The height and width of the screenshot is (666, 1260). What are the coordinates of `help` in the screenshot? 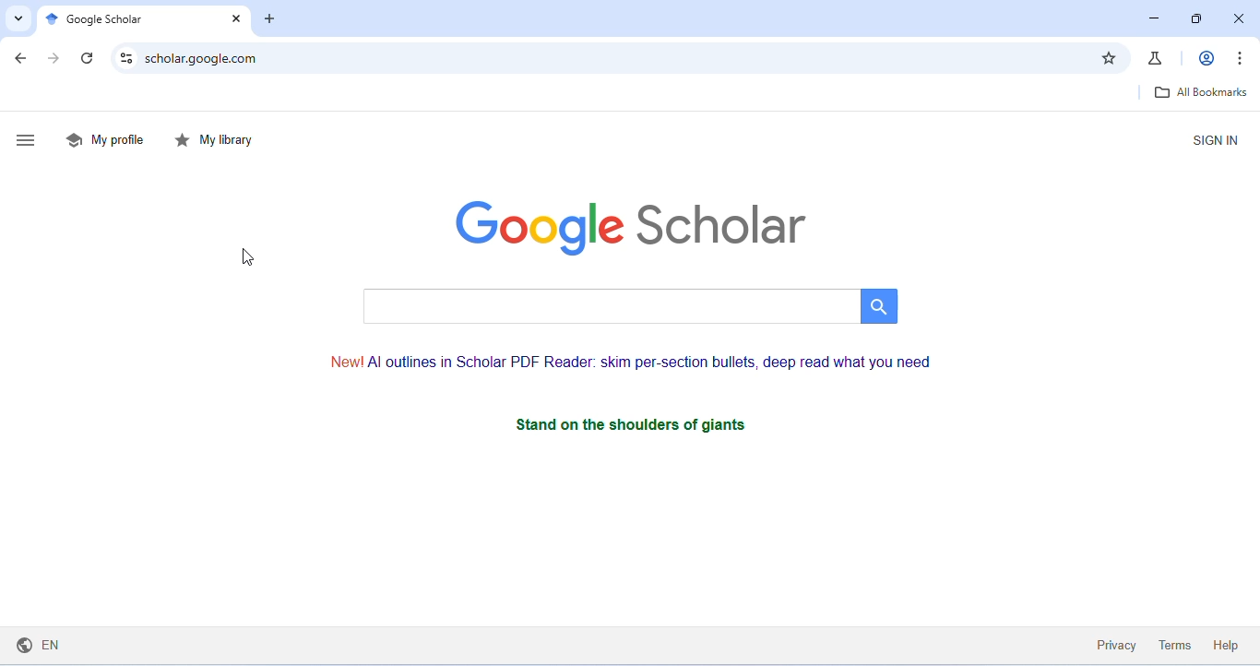 It's located at (1227, 645).